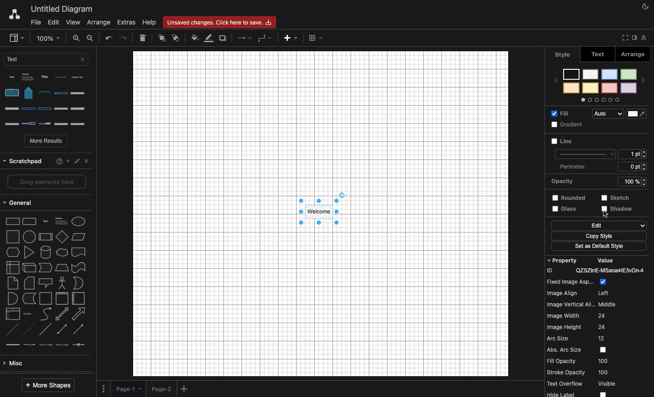 This screenshot has width=654, height=397. What do you see at coordinates (16, 38) in the screenshot?
I see `Sidebar` at bounding box center [16, 38].